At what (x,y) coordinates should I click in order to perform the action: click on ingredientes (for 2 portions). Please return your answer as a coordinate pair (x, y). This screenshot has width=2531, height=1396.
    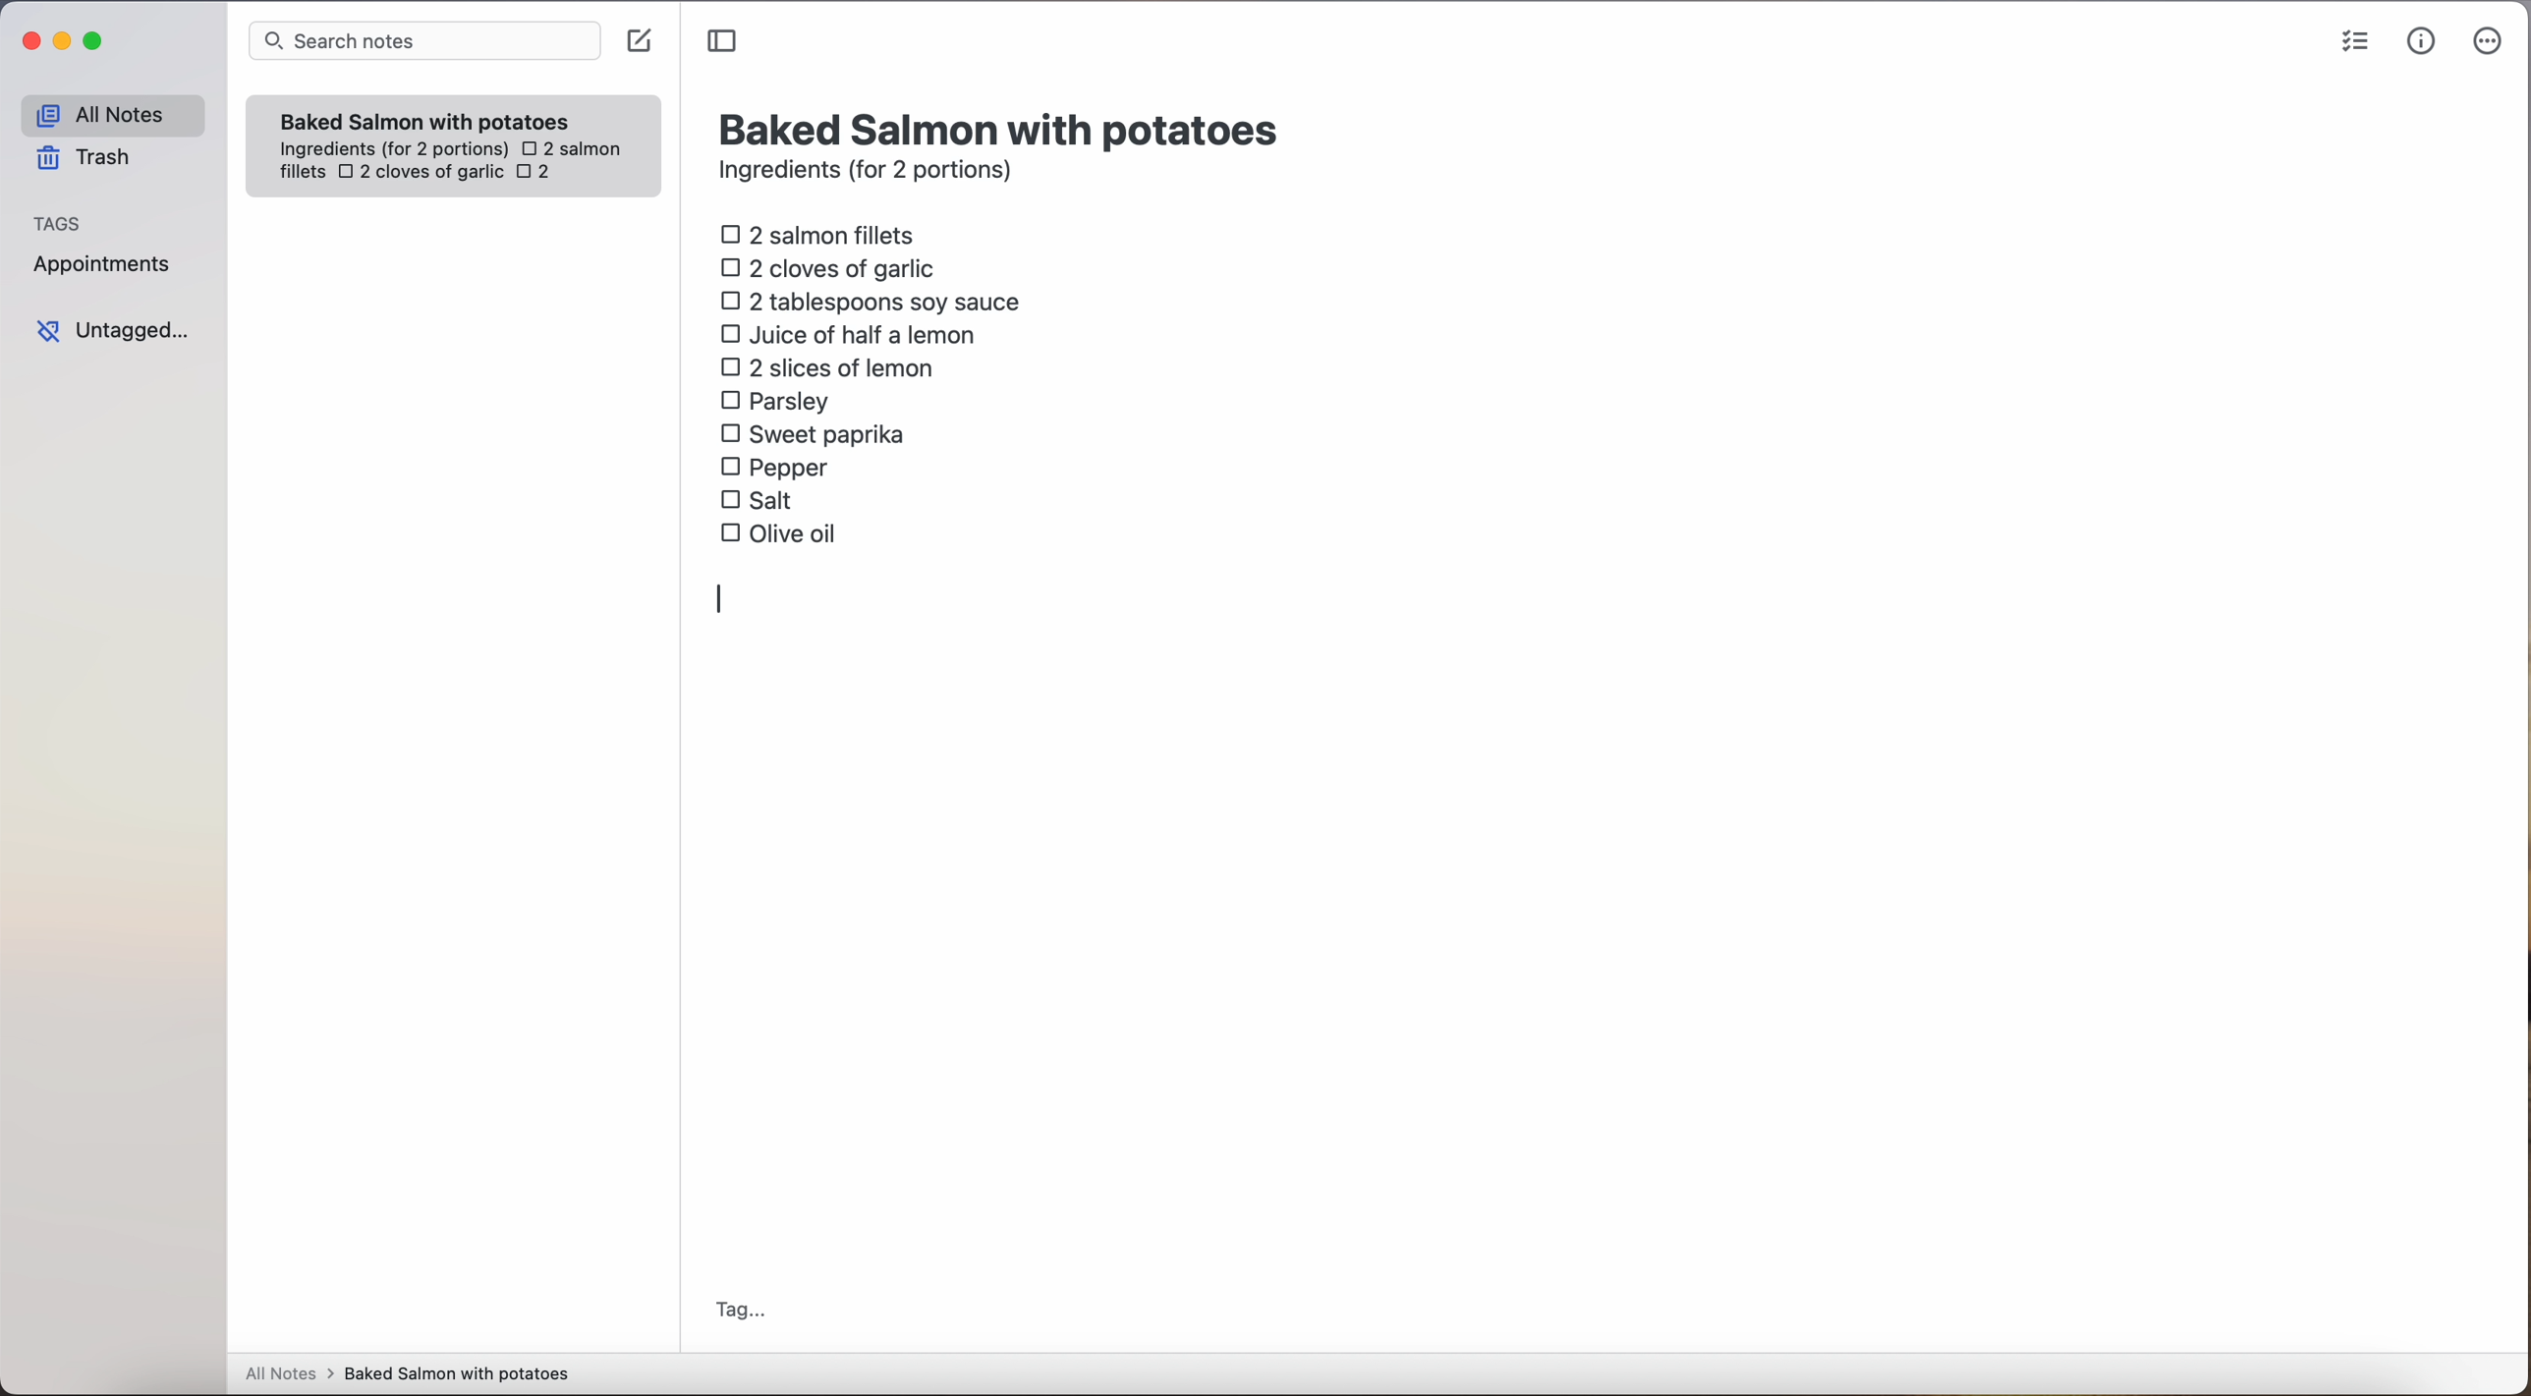
    Looking at the image, I should click on (391, 150).